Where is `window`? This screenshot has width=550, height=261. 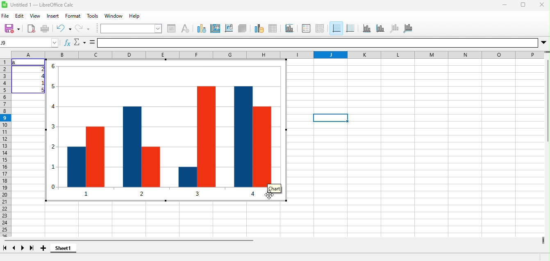 window is located at coordinates (114, 16).